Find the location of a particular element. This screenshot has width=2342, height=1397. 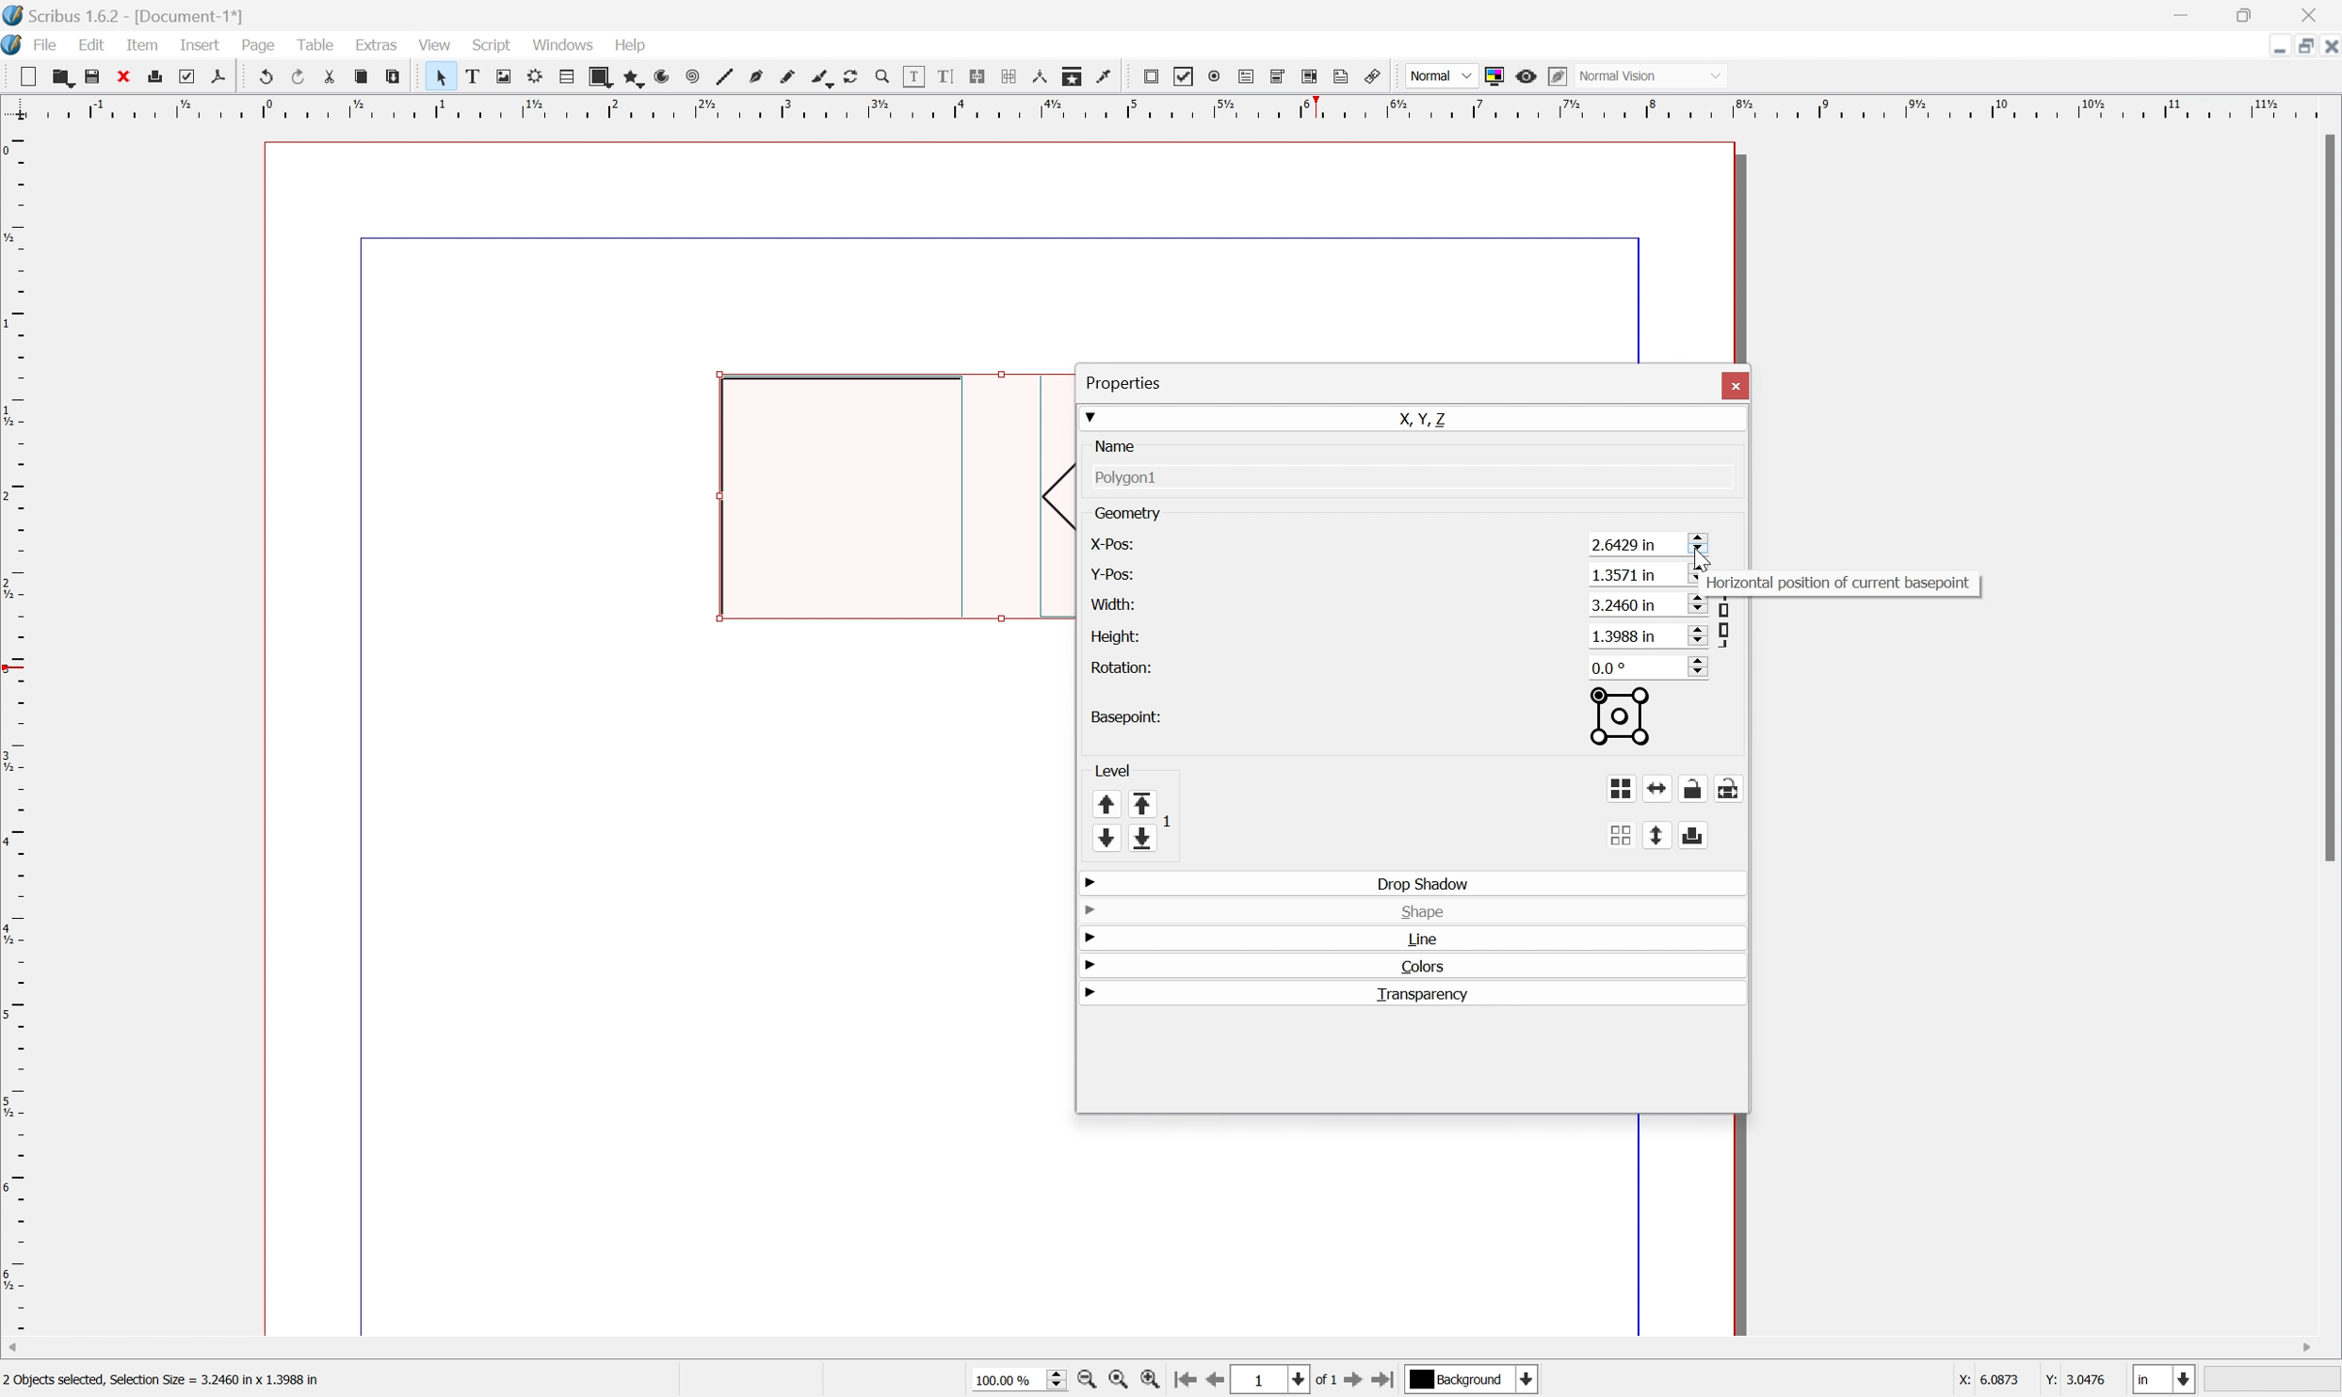

name is located at coordinates (1120, 446).